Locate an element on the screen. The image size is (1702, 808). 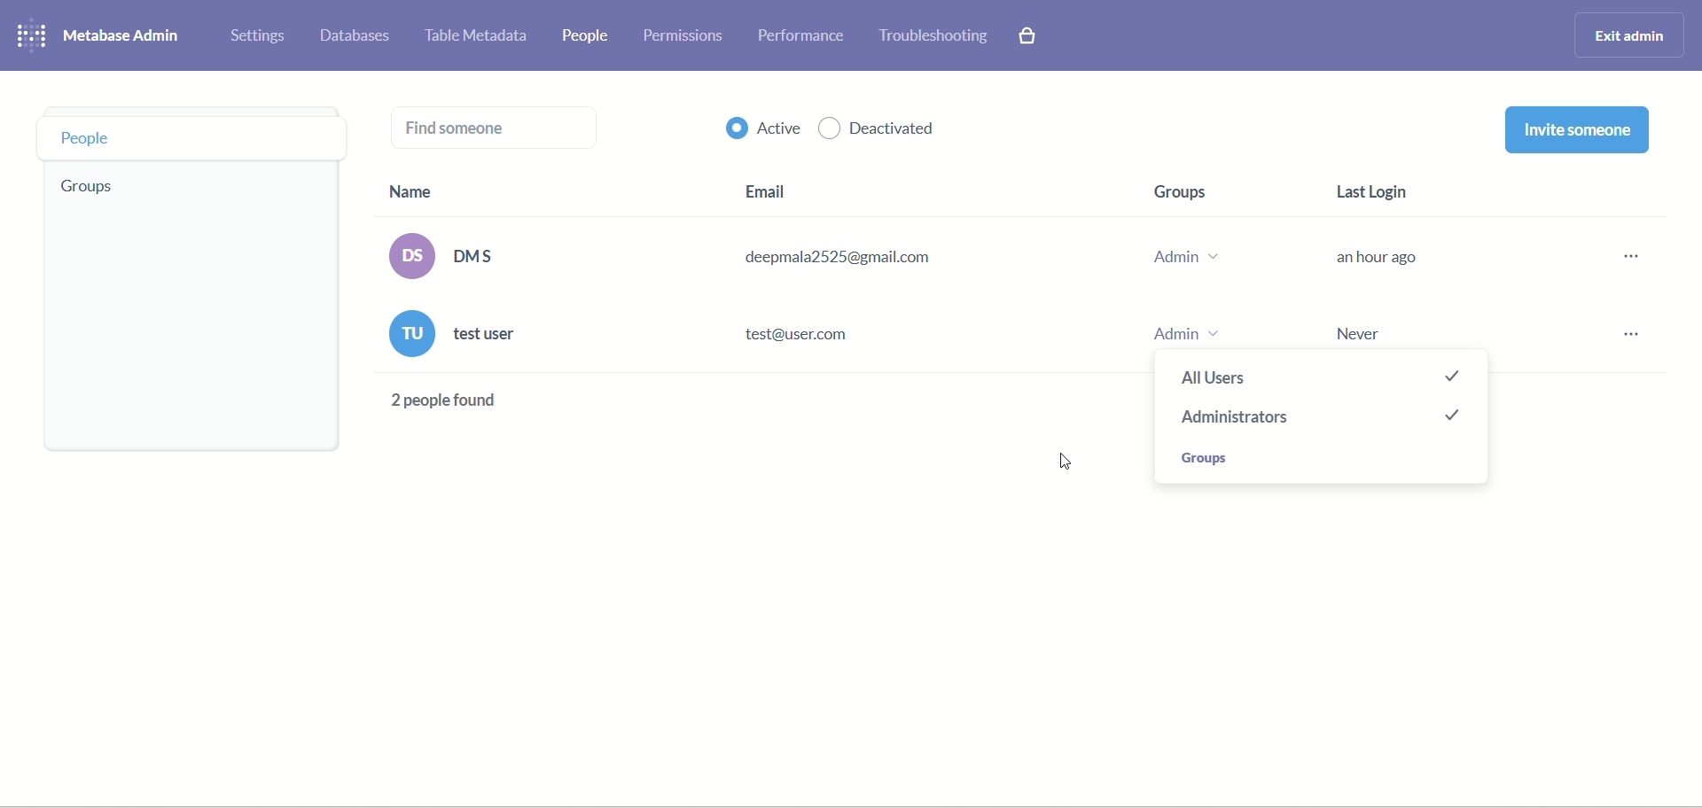
databases is located at coordinates (355, 35).